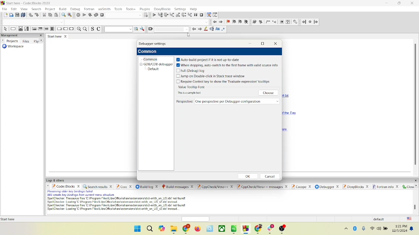 The width and height of the screenshot is (419, 235). What do you see at coordinates (178, 15) in the screenshot?
I see `step out` at bounding box center [178, 15].